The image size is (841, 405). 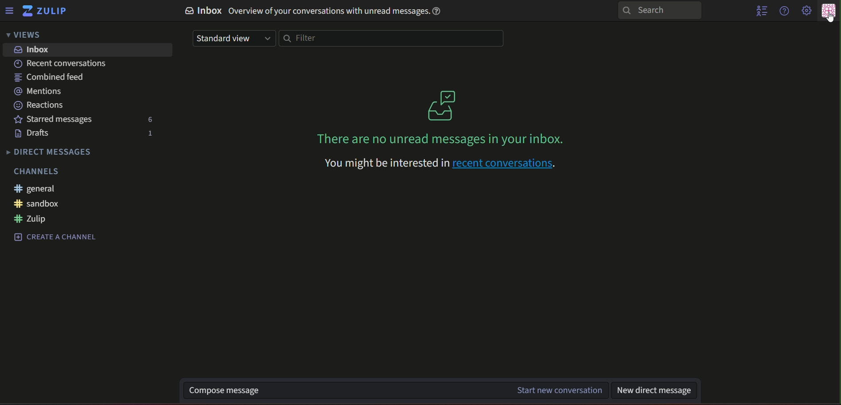 What do you see at coordinates (25, 35) in the screenshot?
I see `views` at bounding box center [25, 35].